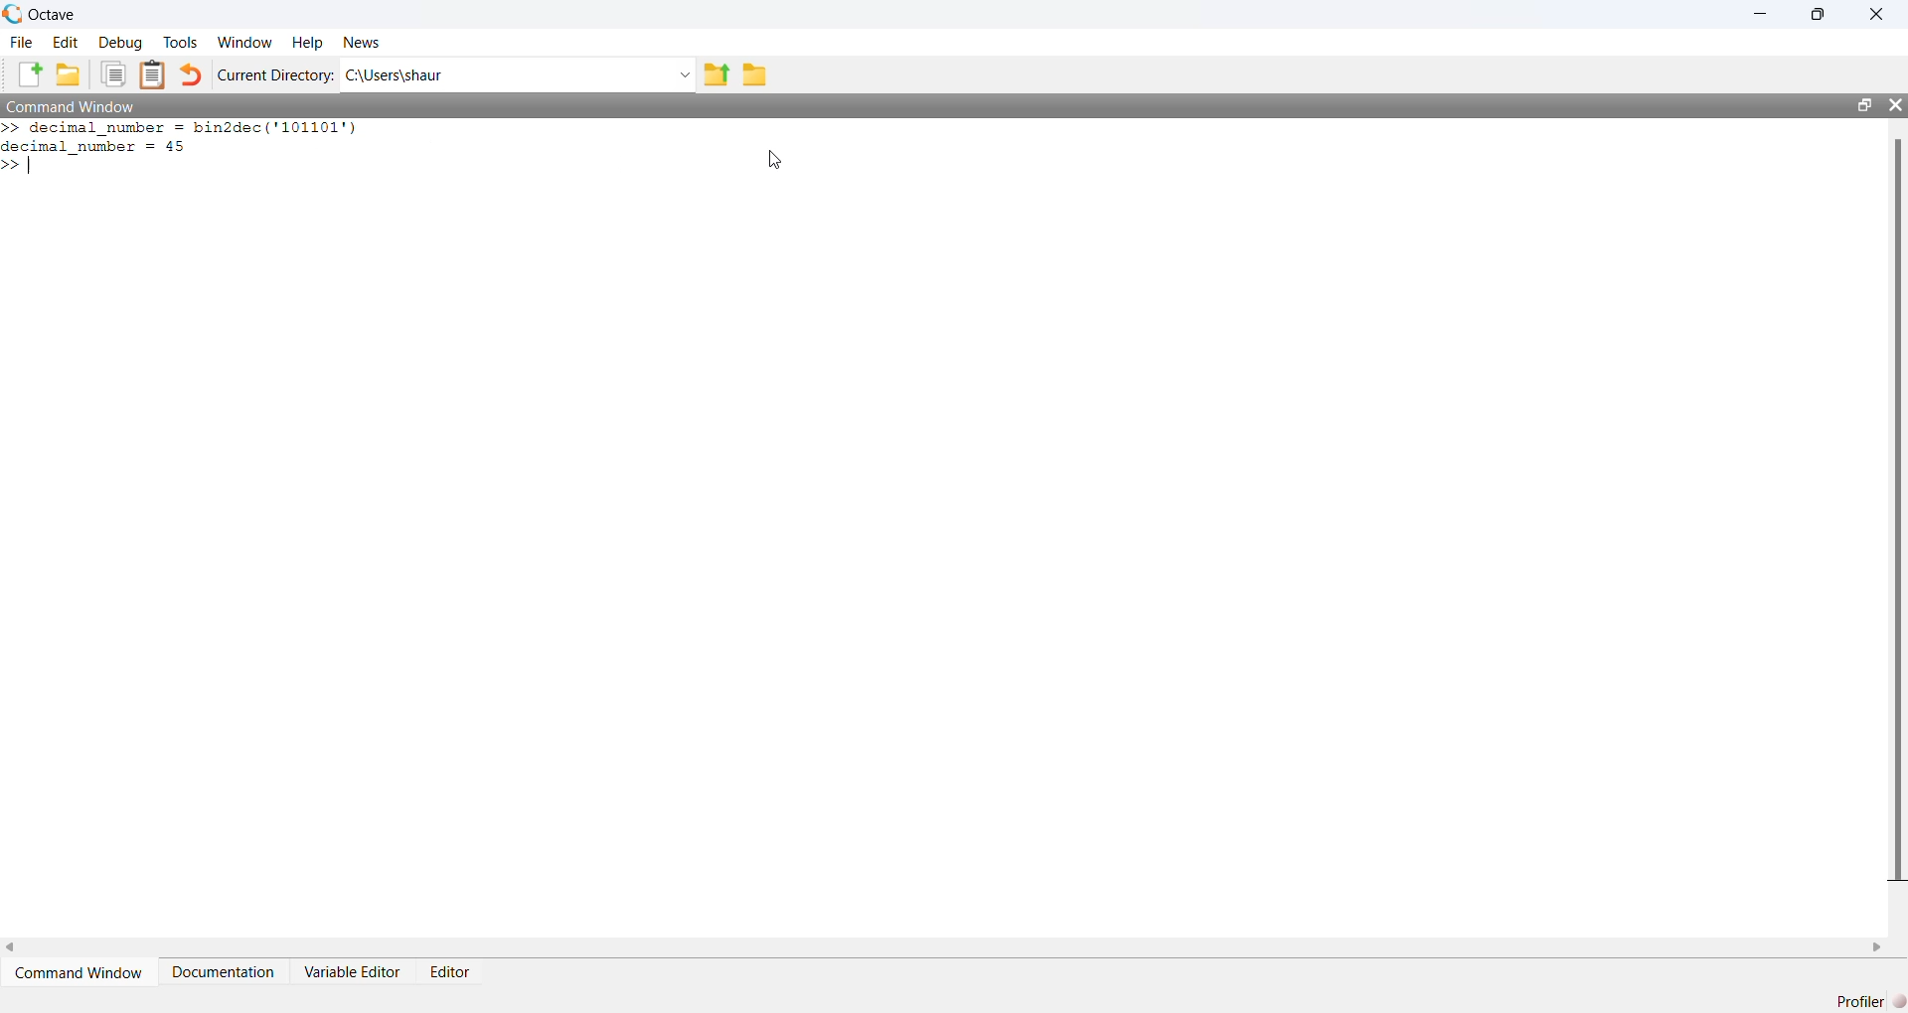  I want to click on file, so click(23, 42).